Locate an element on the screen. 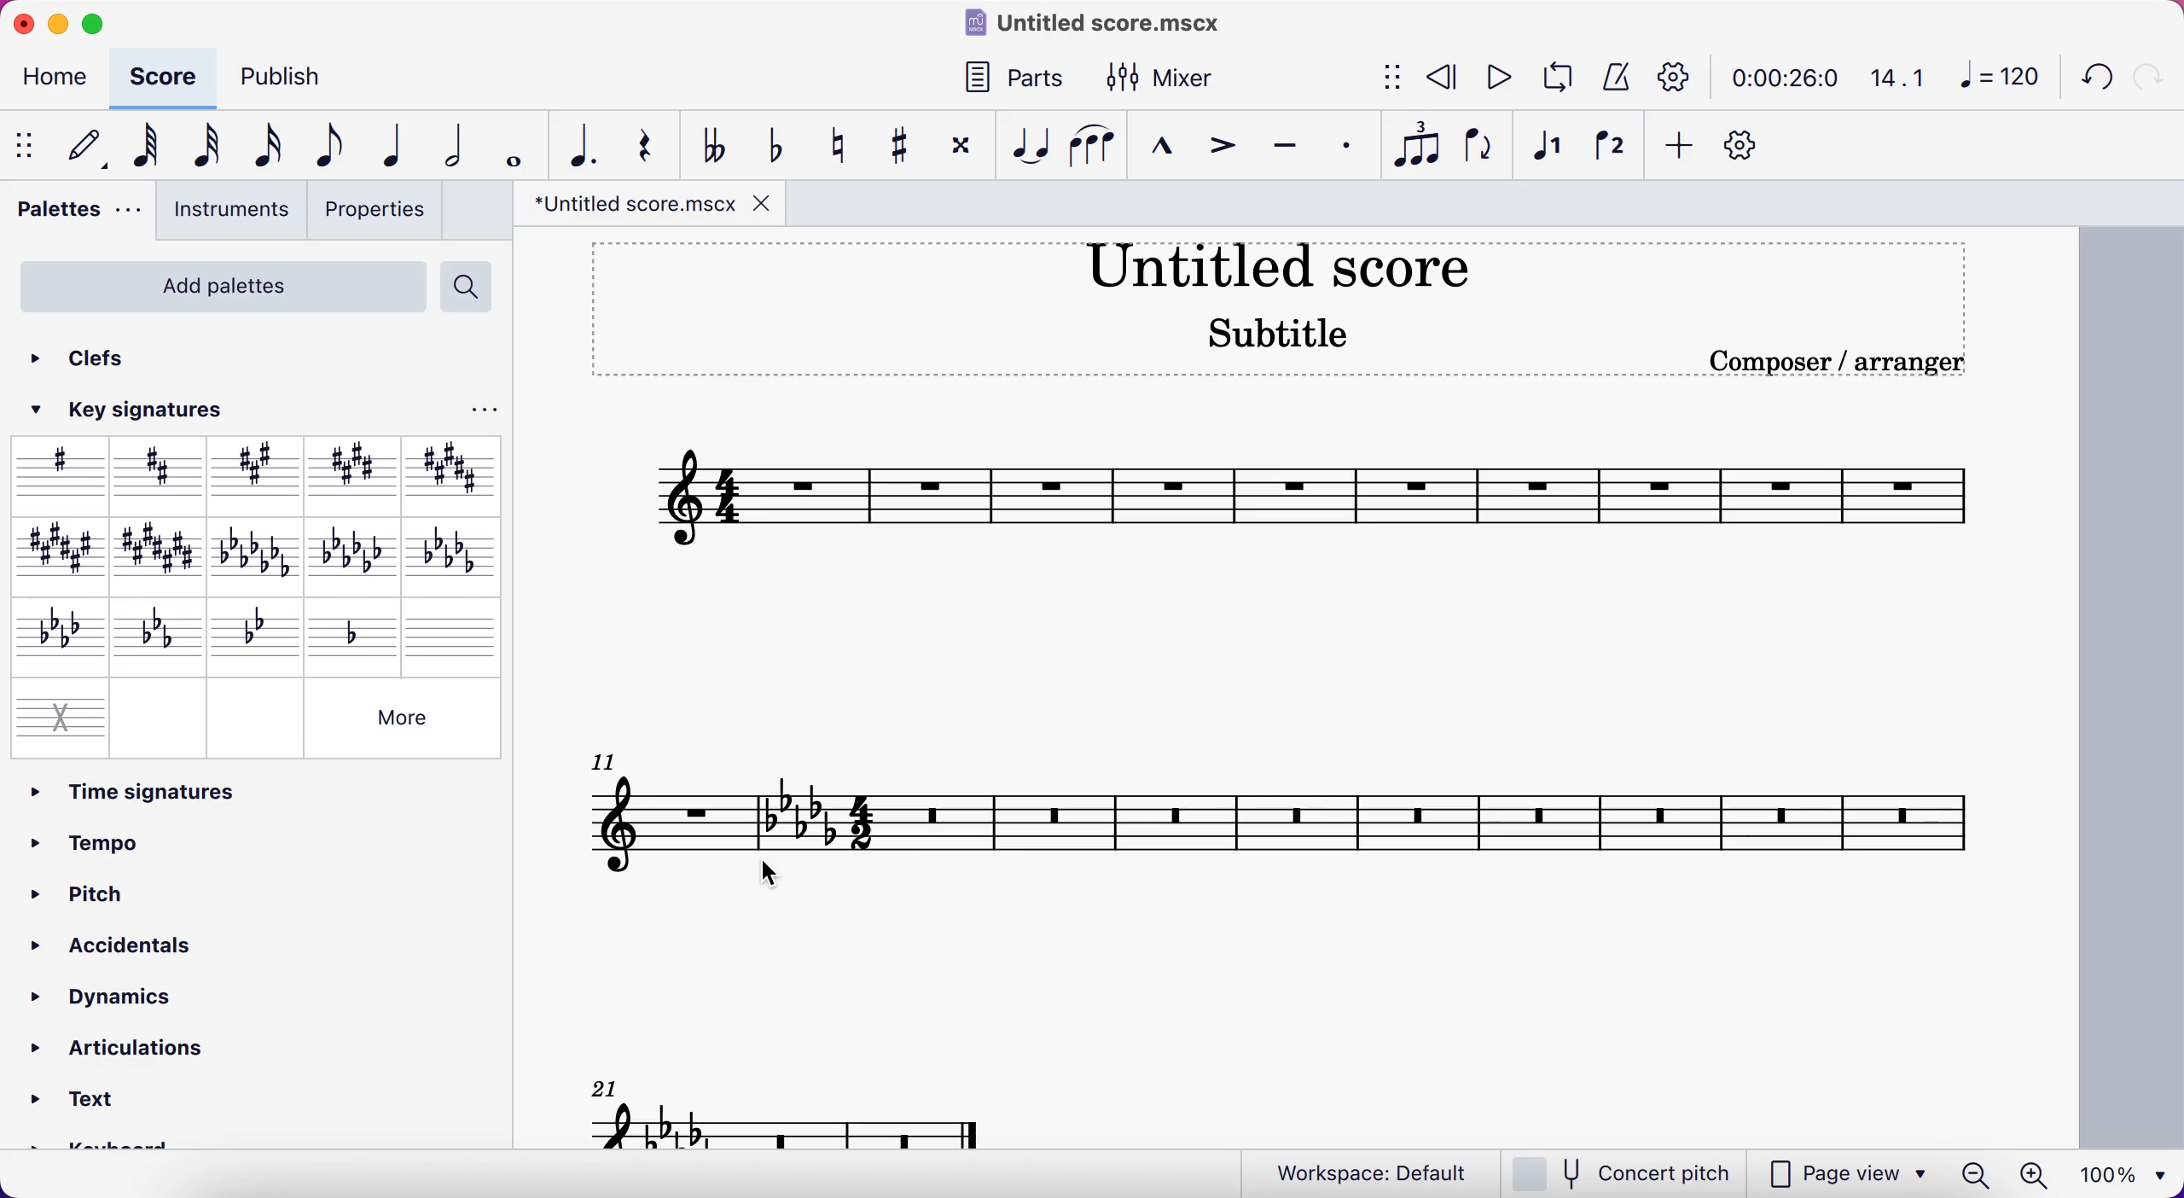 Image resolution: width=2184 pixels, height=1198 pixels. loop playback is located at coordinates (1554, 77).